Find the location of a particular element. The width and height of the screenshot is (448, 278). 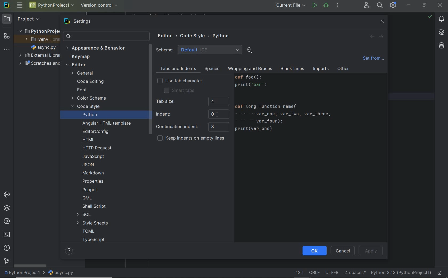

scrollbar is located at coordinates (150, 90).